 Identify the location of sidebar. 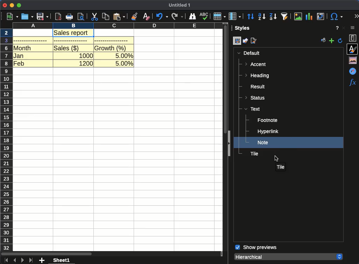
(354, 28).